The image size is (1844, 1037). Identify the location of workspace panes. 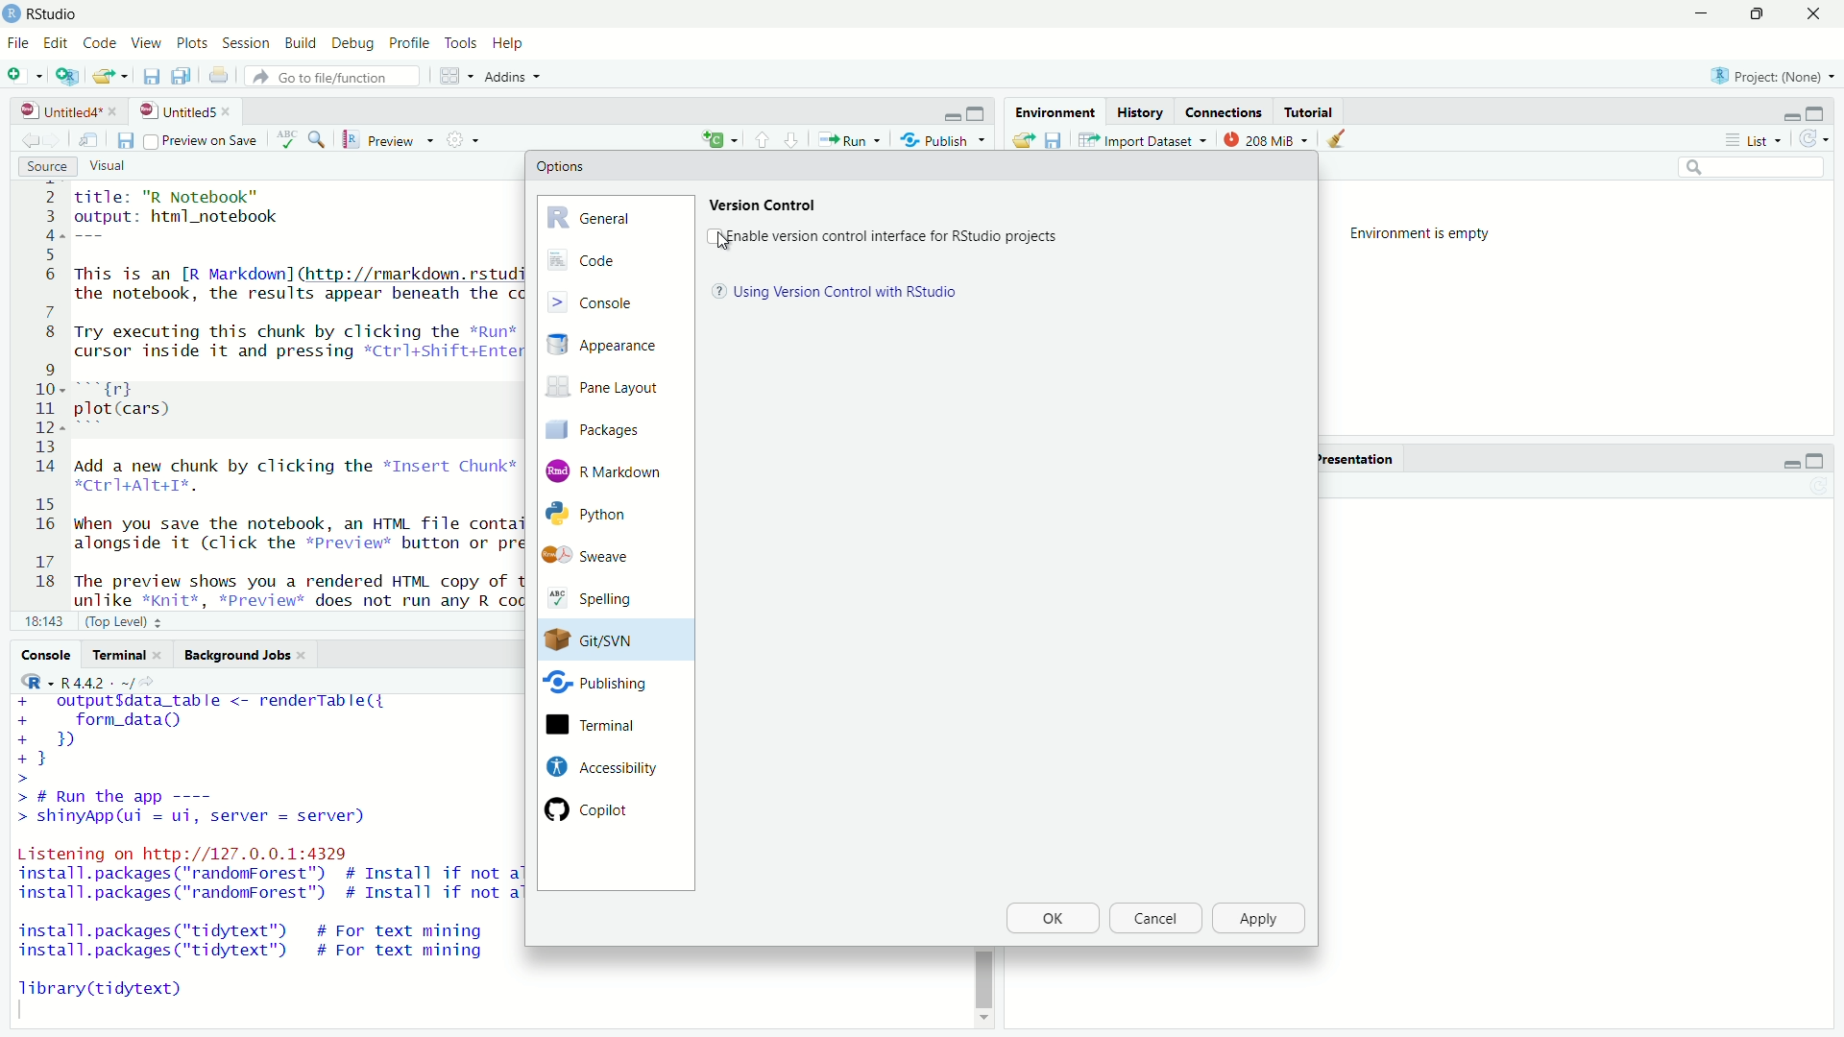
(458, 76).